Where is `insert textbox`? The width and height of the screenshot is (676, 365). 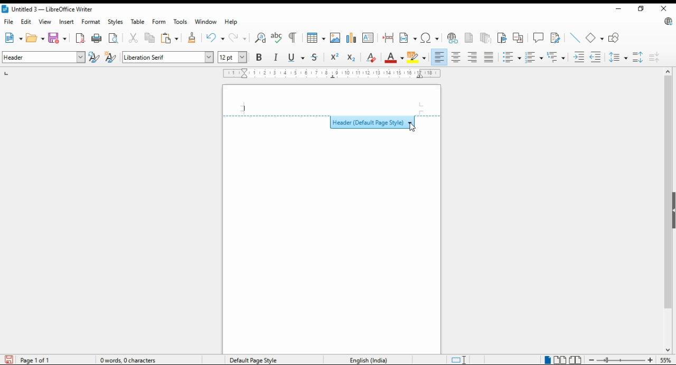 insert textbox is located at coordinates (368, 37).